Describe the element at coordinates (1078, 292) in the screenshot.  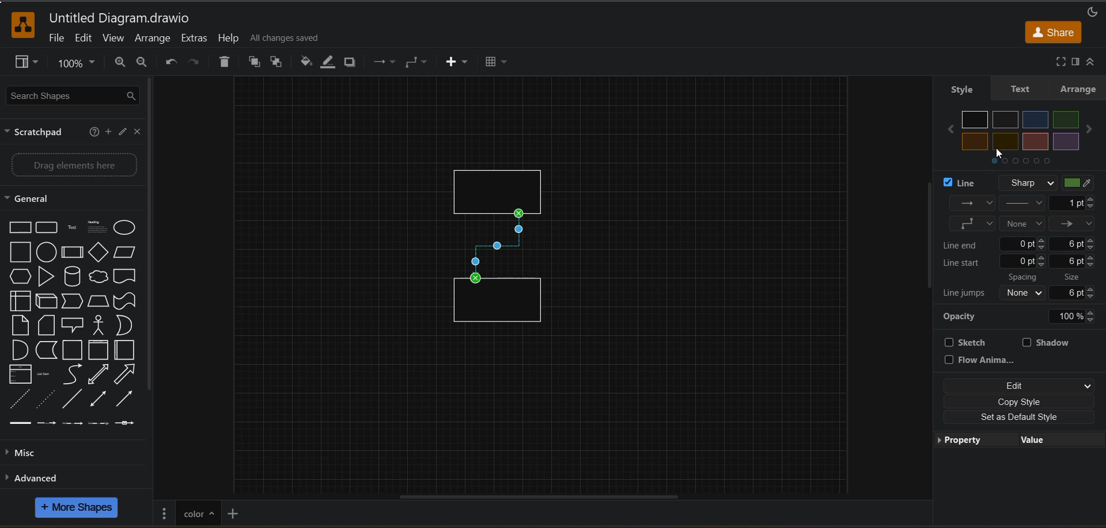
I see `6pt` at that location.